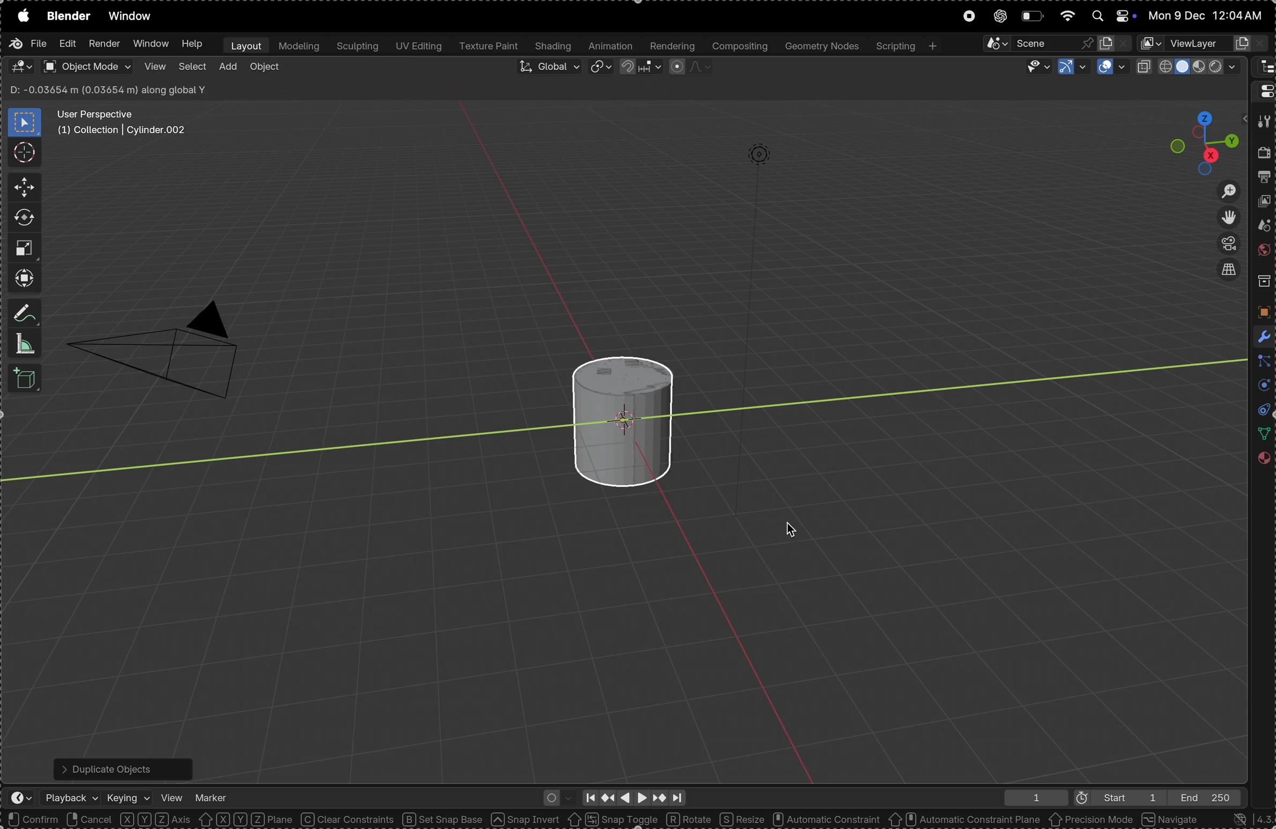 This screenshot has height=829, width=1276. What do you see at coordinates (68, 16) in the screenshot?
I see `Blender` at bounding box center [68, 16].